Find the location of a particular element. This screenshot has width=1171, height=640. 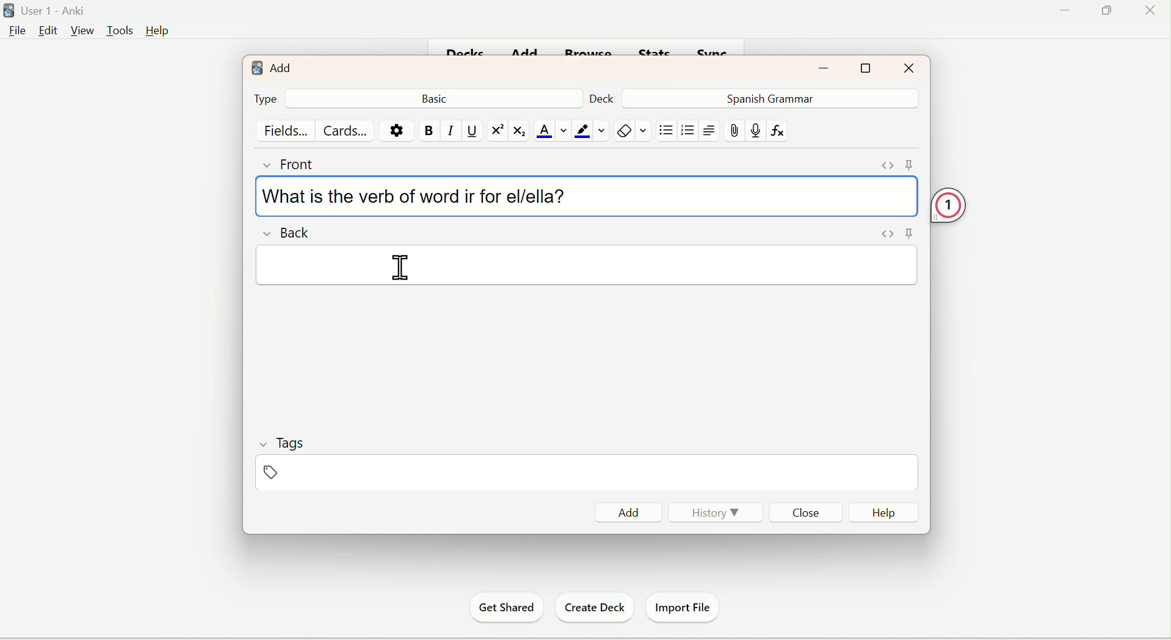

Maximize is located at coordinates (867, 68).